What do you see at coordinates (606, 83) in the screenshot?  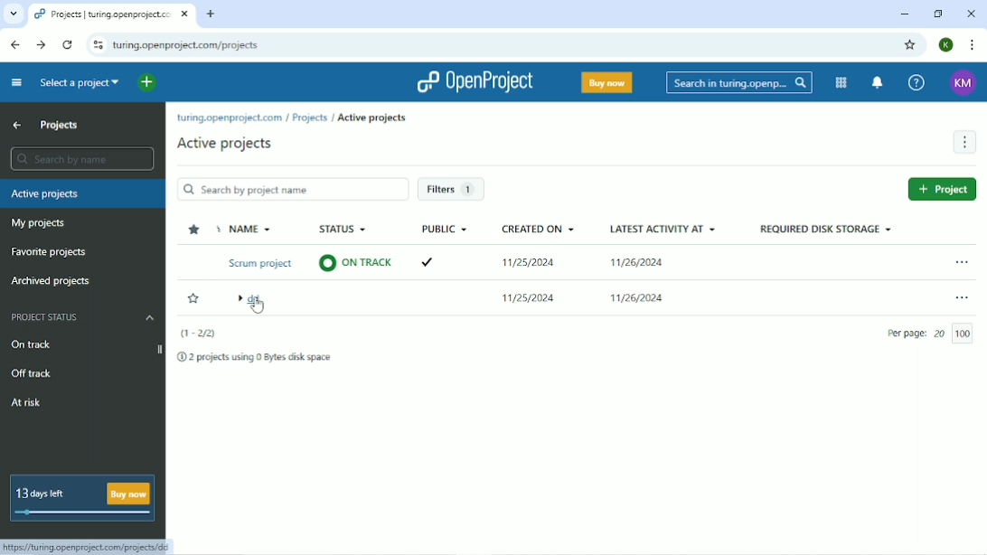 I see `Buy now` at bounding box center [606, 83].